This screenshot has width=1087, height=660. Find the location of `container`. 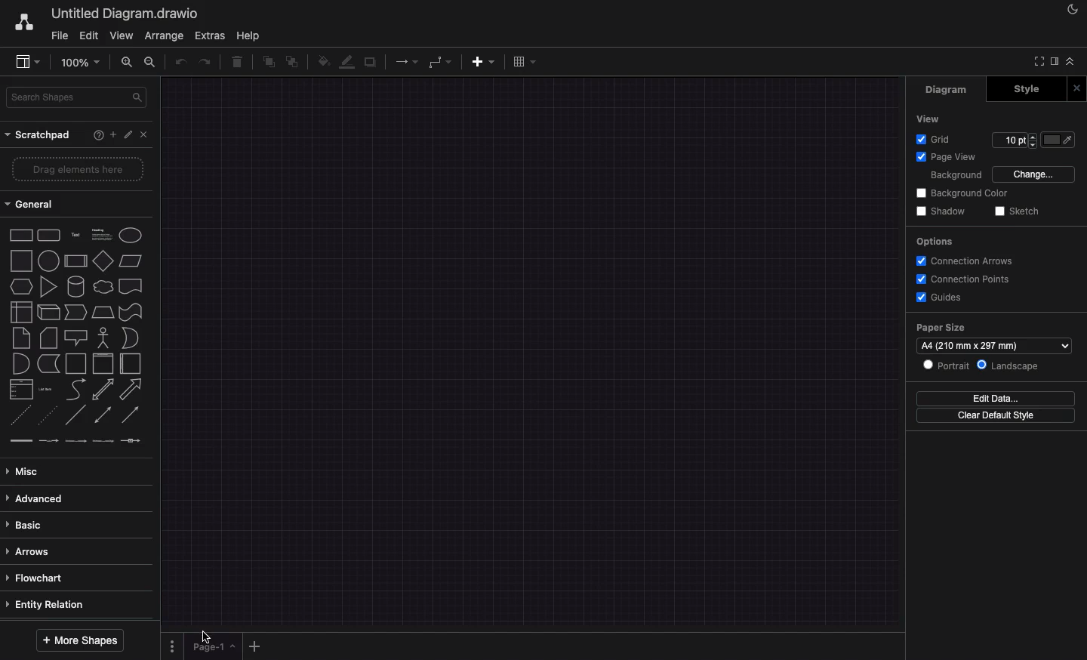

container is located at coordinates (76, 364).